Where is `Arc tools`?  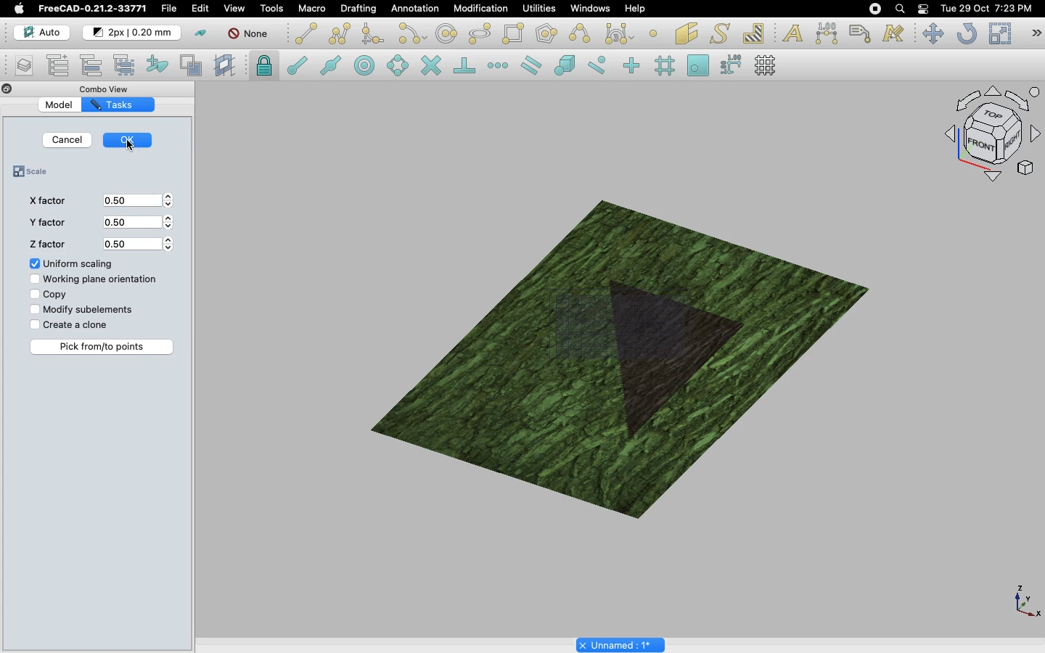 Arc tools is located at coordinates (411, 33).